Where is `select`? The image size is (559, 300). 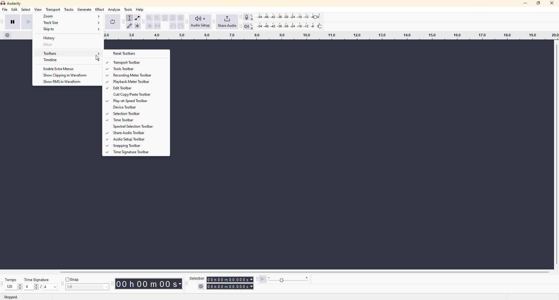
select is located at coordinates (27, 10).